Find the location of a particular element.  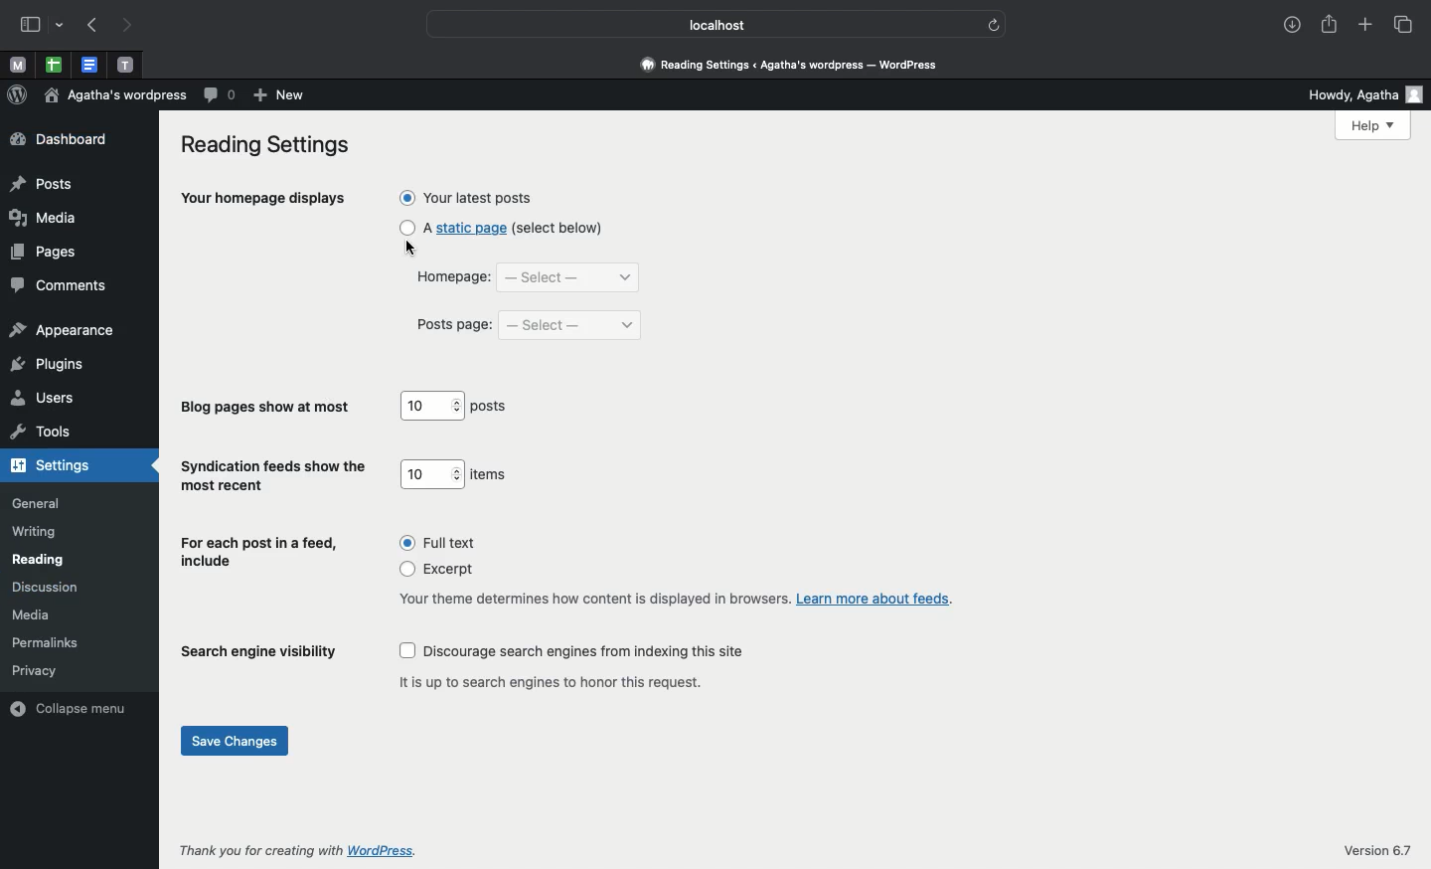

reading is located at coordinates (40, 560).